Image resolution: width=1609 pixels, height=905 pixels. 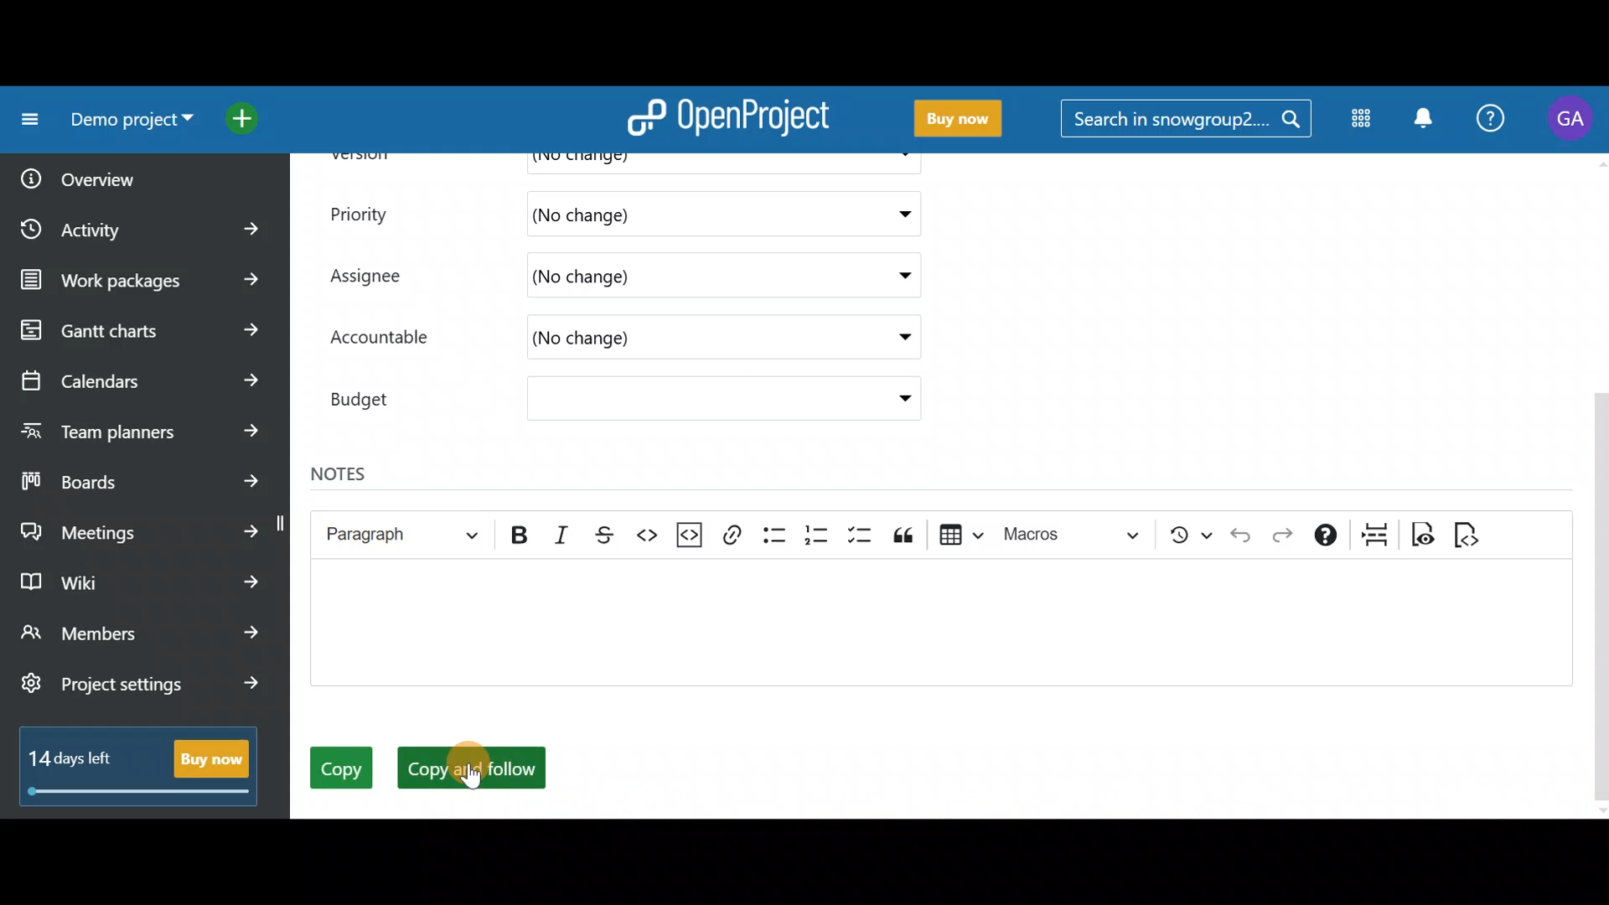 What do you see at coordinates (468, 767) in the screenshot?
I see `Copy and follow` at bounding box center [468, 767].